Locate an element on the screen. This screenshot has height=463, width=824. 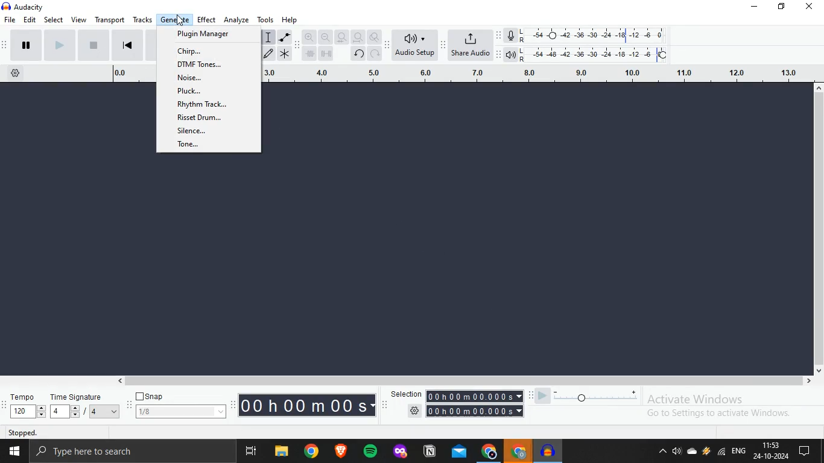
zoom Toogle is located at coordinates (376, 36).